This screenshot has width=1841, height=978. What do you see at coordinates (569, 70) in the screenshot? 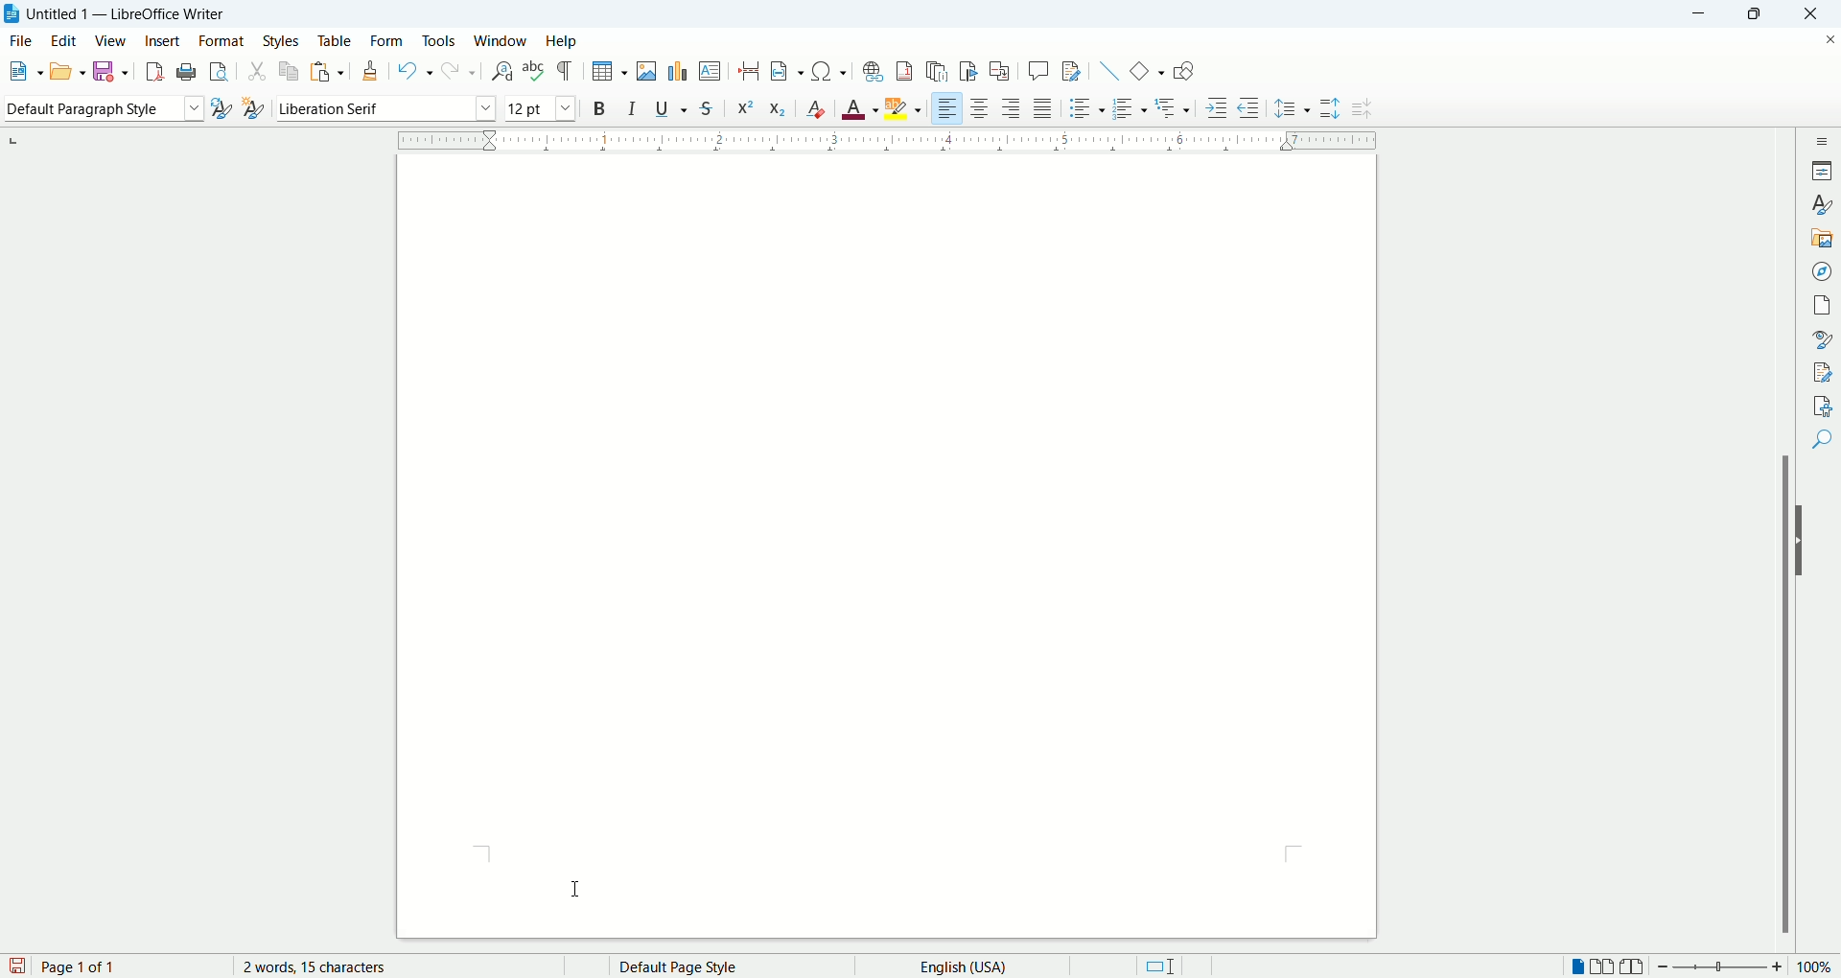
I see `formatting marks` at bounding box center [569, 70].